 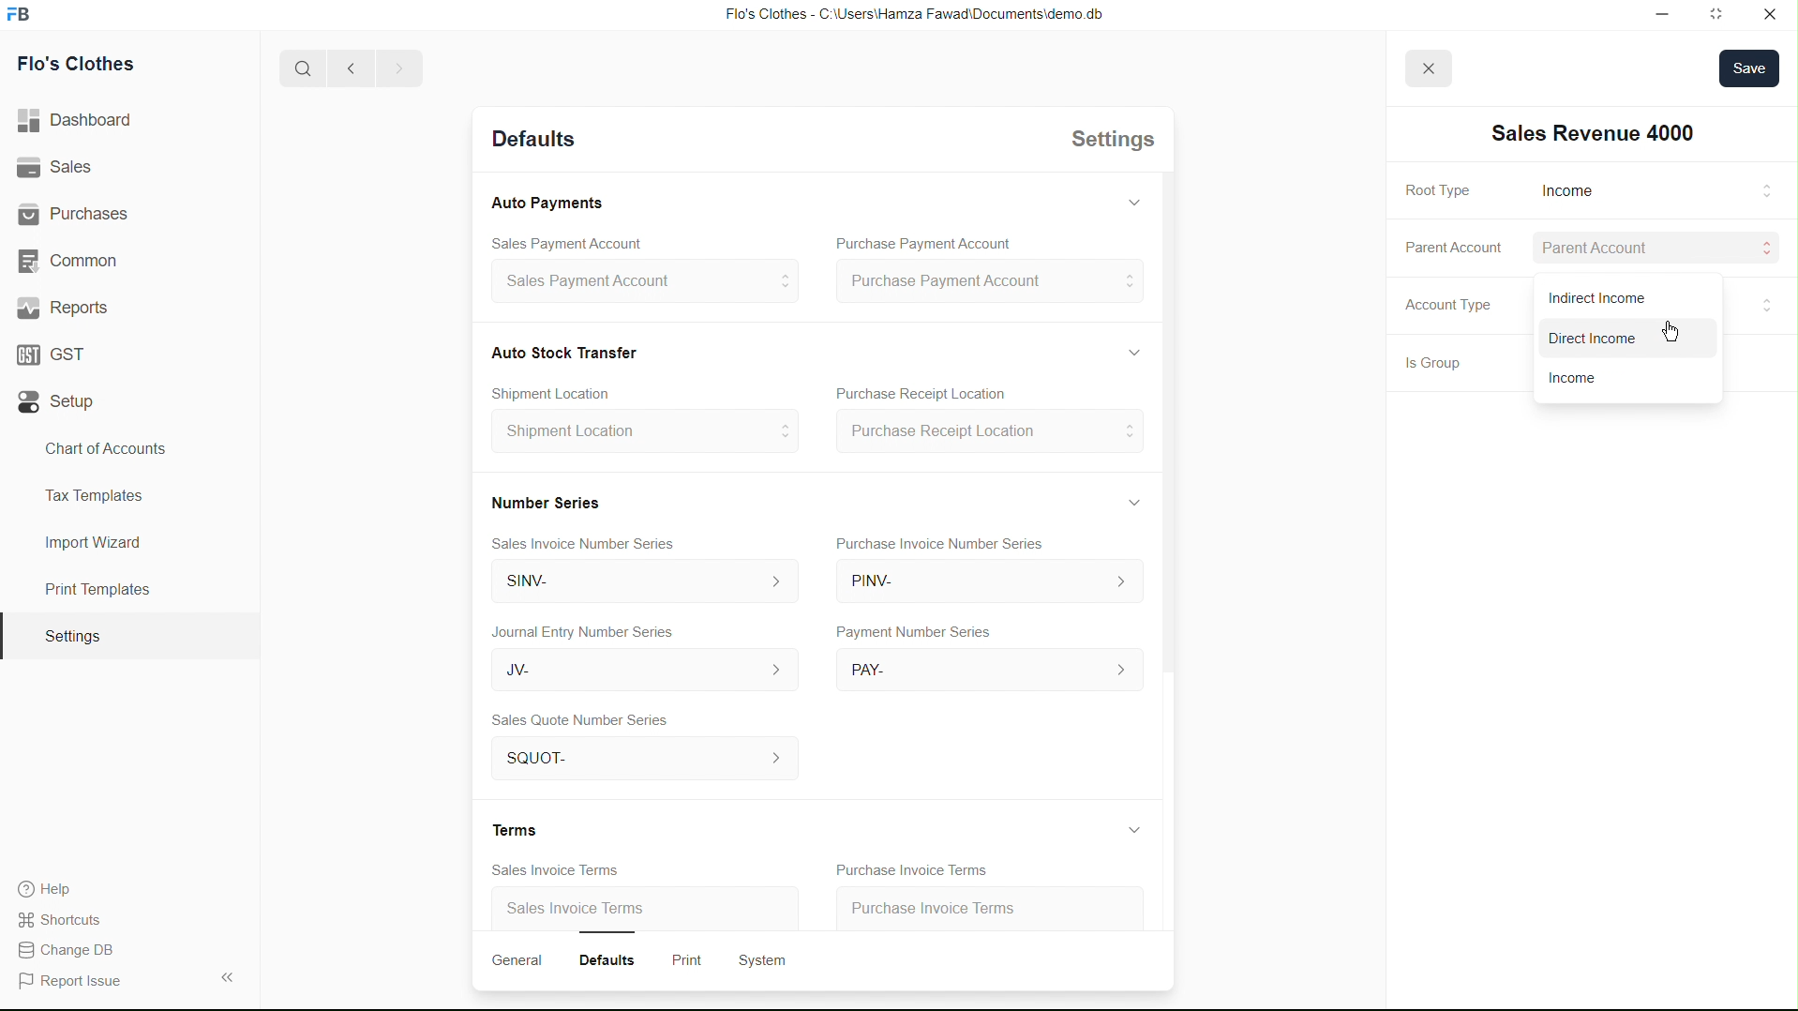 What do you see at coordinates (634, 671) in the screenshot?
I see `JV-` at bounding box center [634, 671].